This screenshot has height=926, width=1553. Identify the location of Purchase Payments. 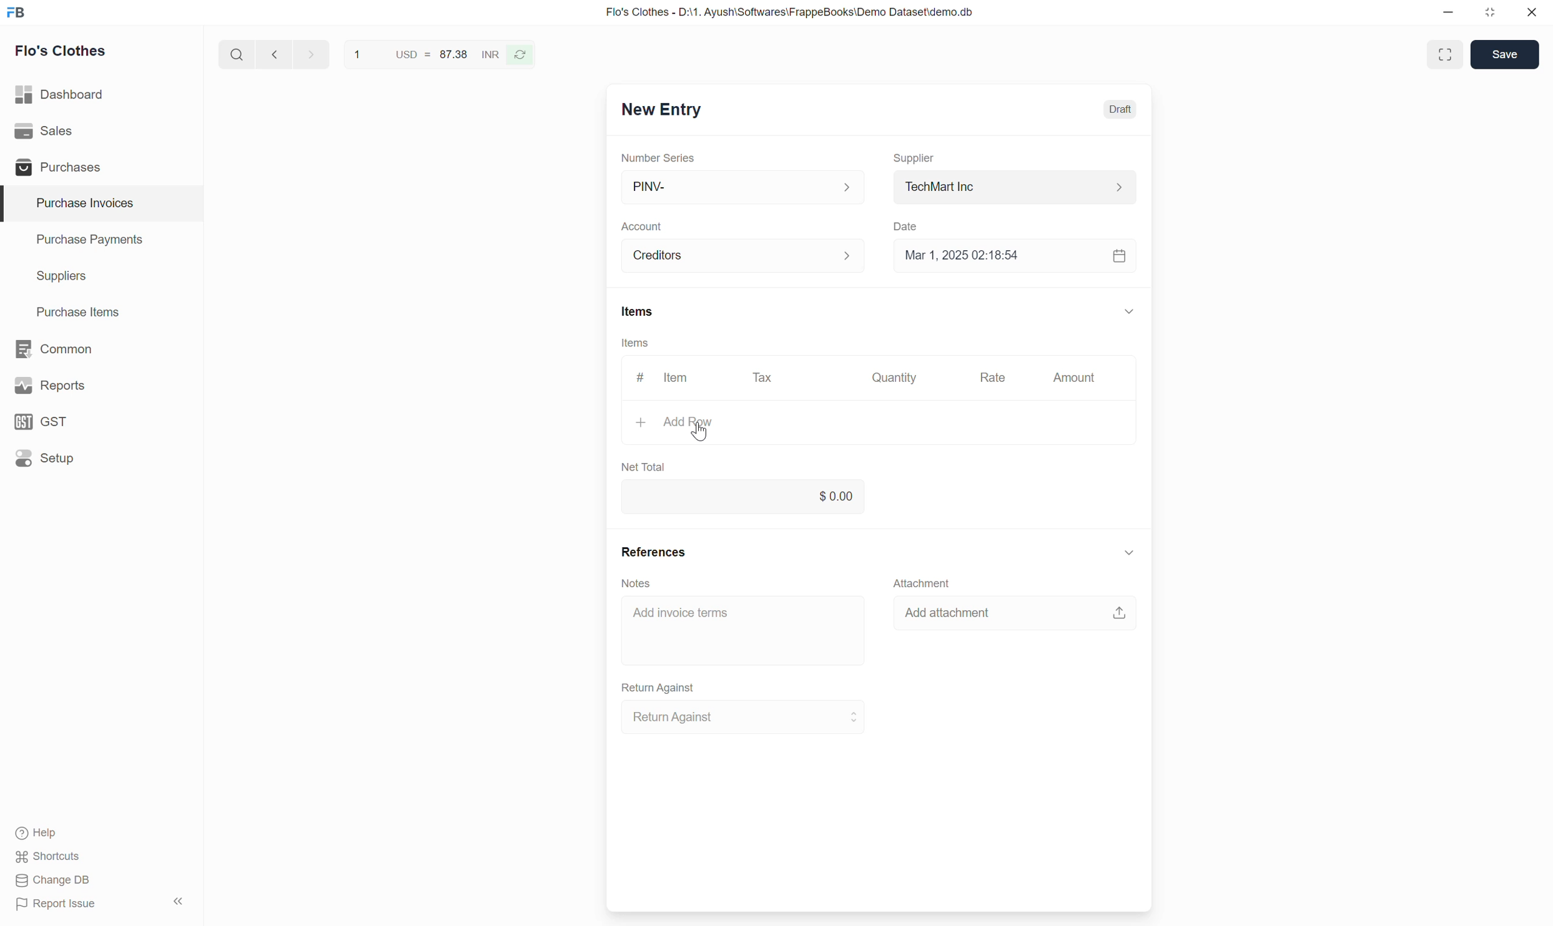
(102, 240).